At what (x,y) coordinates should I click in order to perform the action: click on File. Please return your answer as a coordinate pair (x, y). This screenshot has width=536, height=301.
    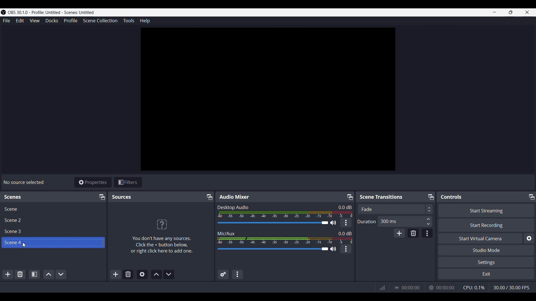
    Looking at the image, I should click on (7, 21).